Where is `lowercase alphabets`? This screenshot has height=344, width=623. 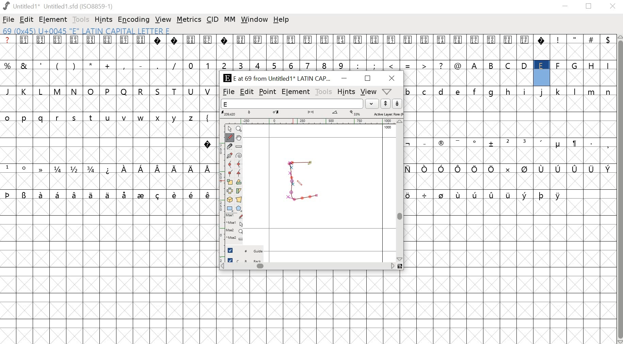 lowercase alphabets is located at coordinates (509, 91).